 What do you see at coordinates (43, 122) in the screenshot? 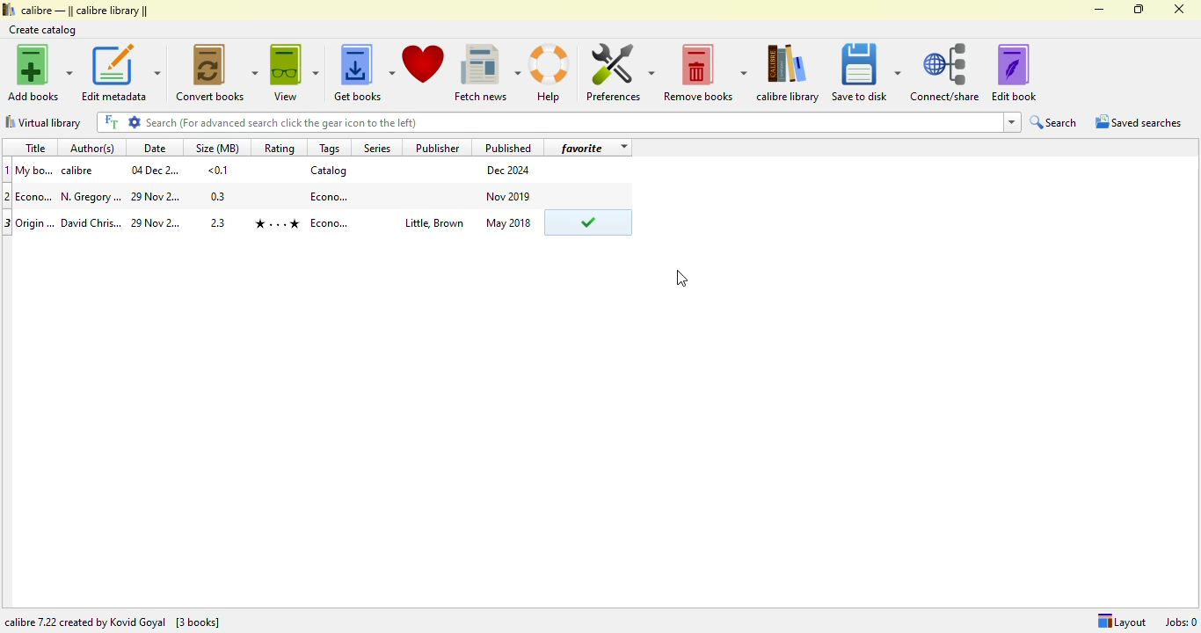
I see `virtual library` at bounding box center [43, 122].